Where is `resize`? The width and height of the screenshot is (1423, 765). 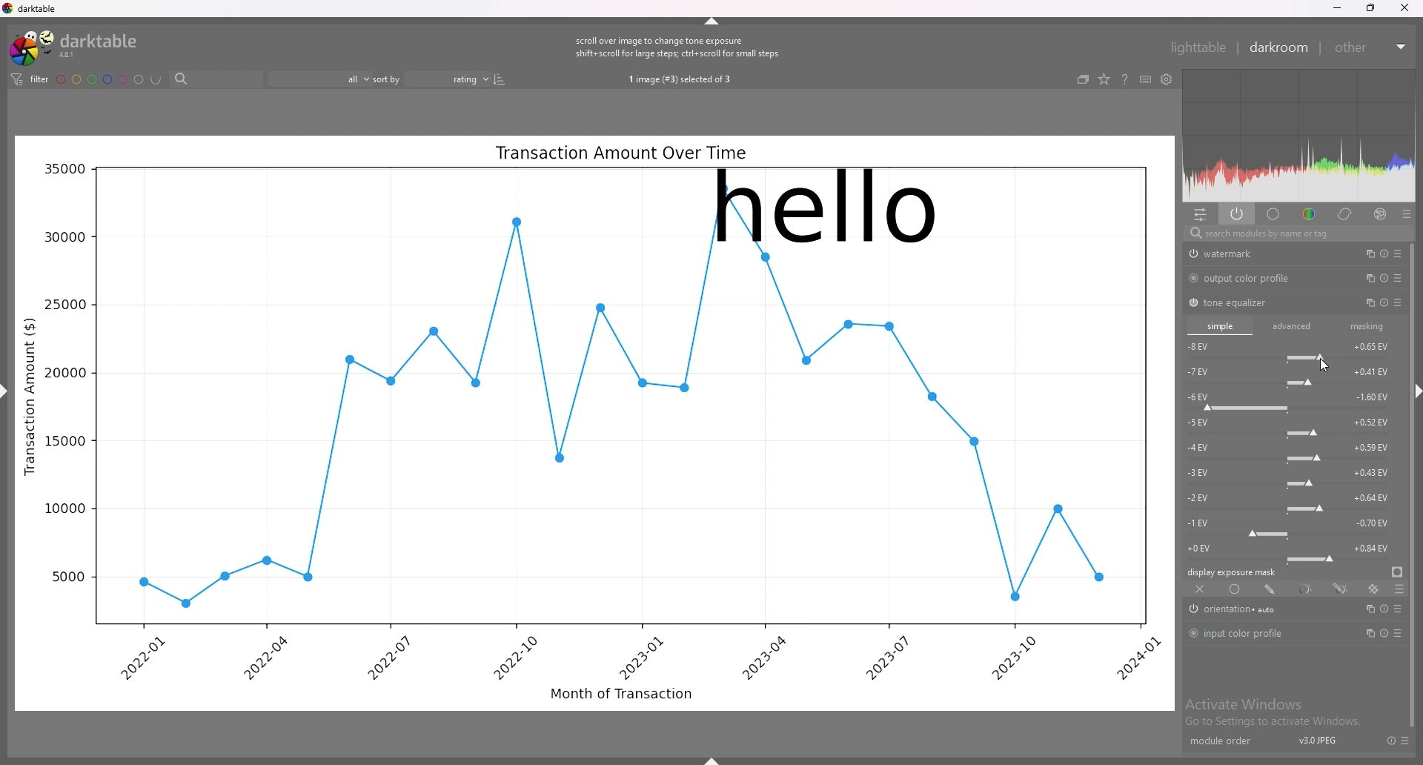
resize is located at coordinates (1369, 8).